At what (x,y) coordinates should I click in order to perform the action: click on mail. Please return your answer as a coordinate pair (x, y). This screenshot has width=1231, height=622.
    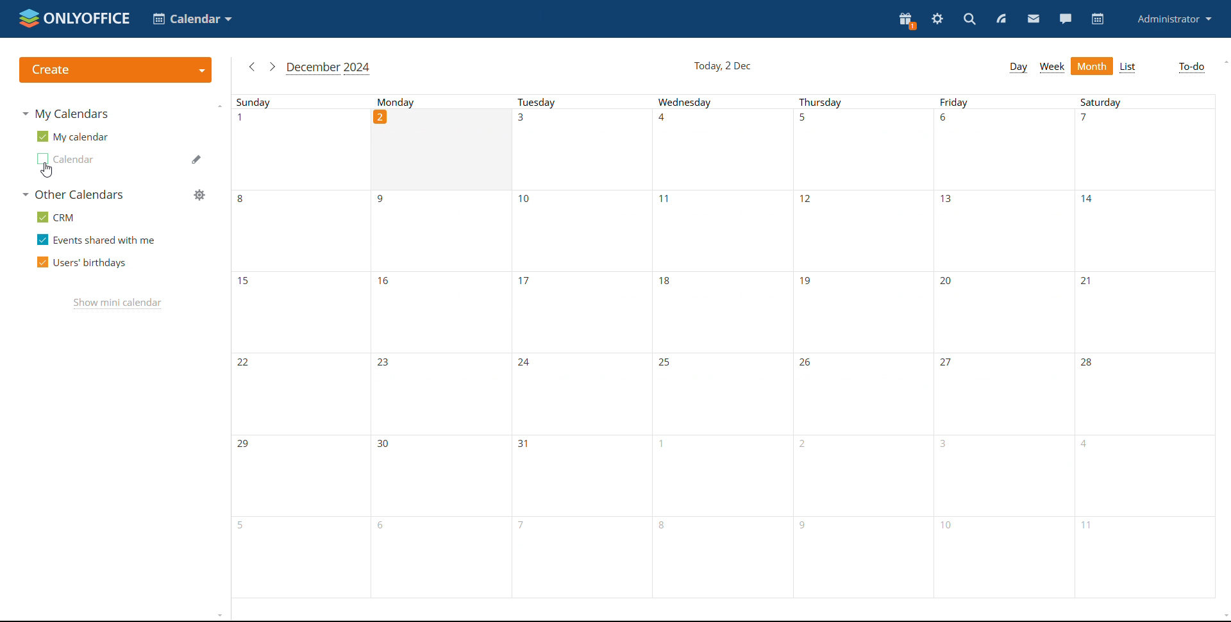
    Looking at the image, I should click on (1033, 19).